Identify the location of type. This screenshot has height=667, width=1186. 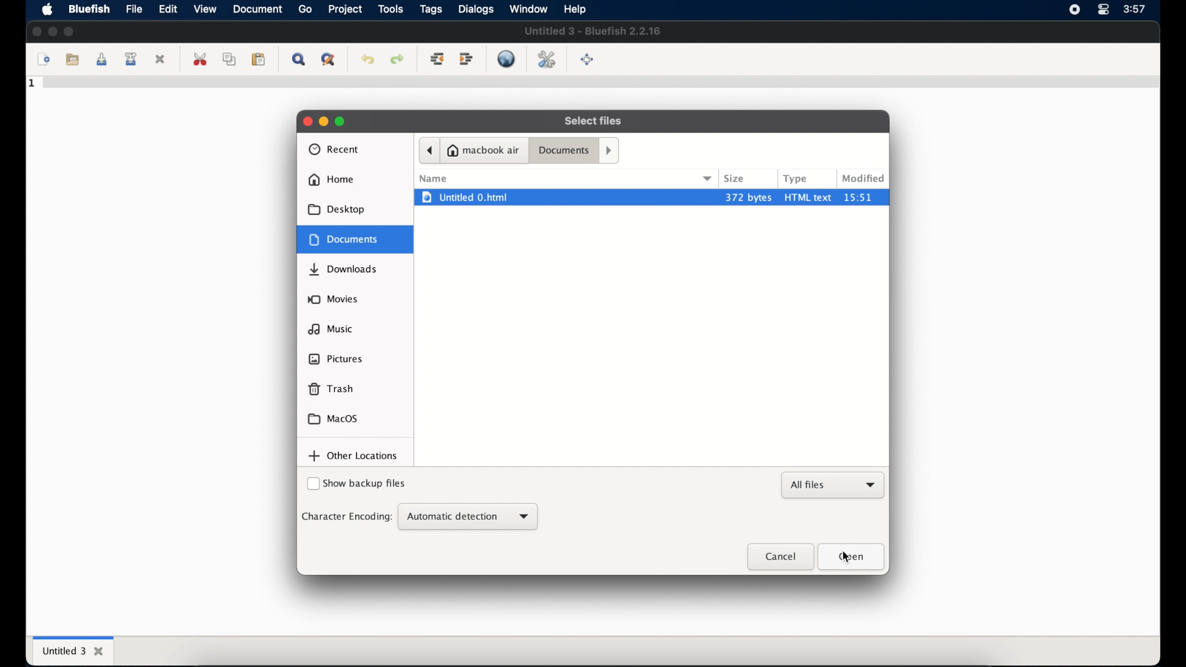
(796, 178).